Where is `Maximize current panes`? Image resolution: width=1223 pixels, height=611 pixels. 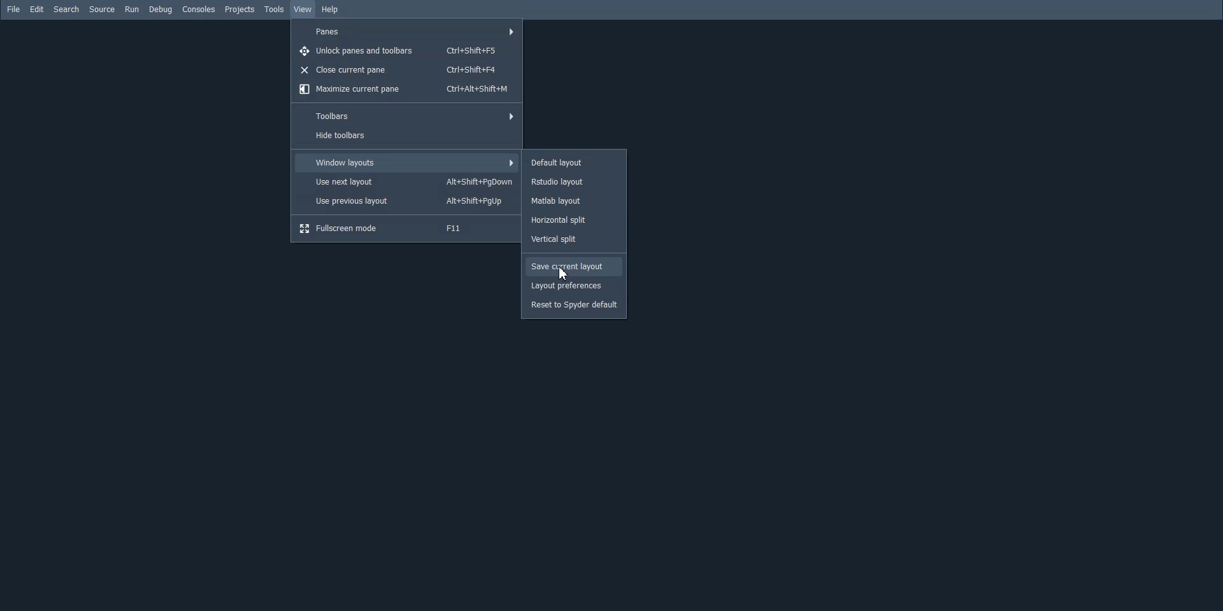 Maximize current panes is located at coordinates (405, 89).